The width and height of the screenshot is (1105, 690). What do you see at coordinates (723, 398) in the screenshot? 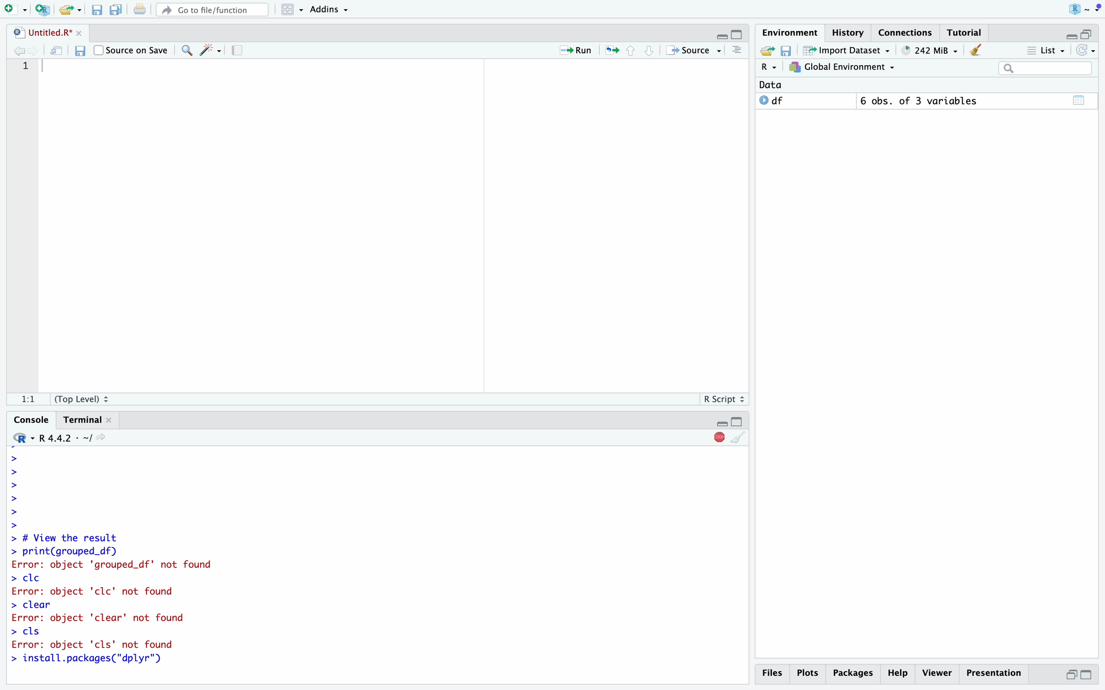
I see `R Script` at bounding box center [723, 398].